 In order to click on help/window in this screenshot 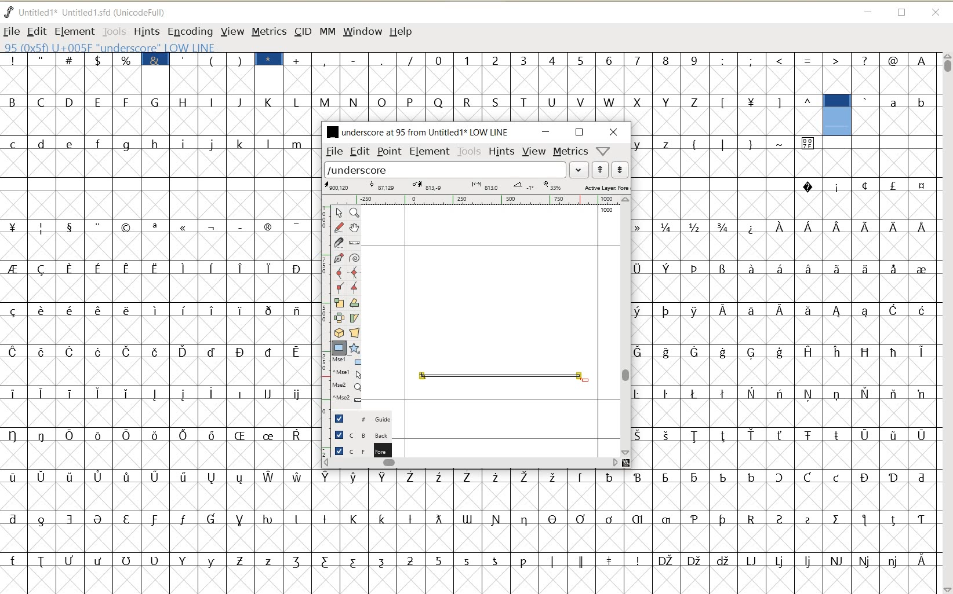, I will do `click(602, 151)`.